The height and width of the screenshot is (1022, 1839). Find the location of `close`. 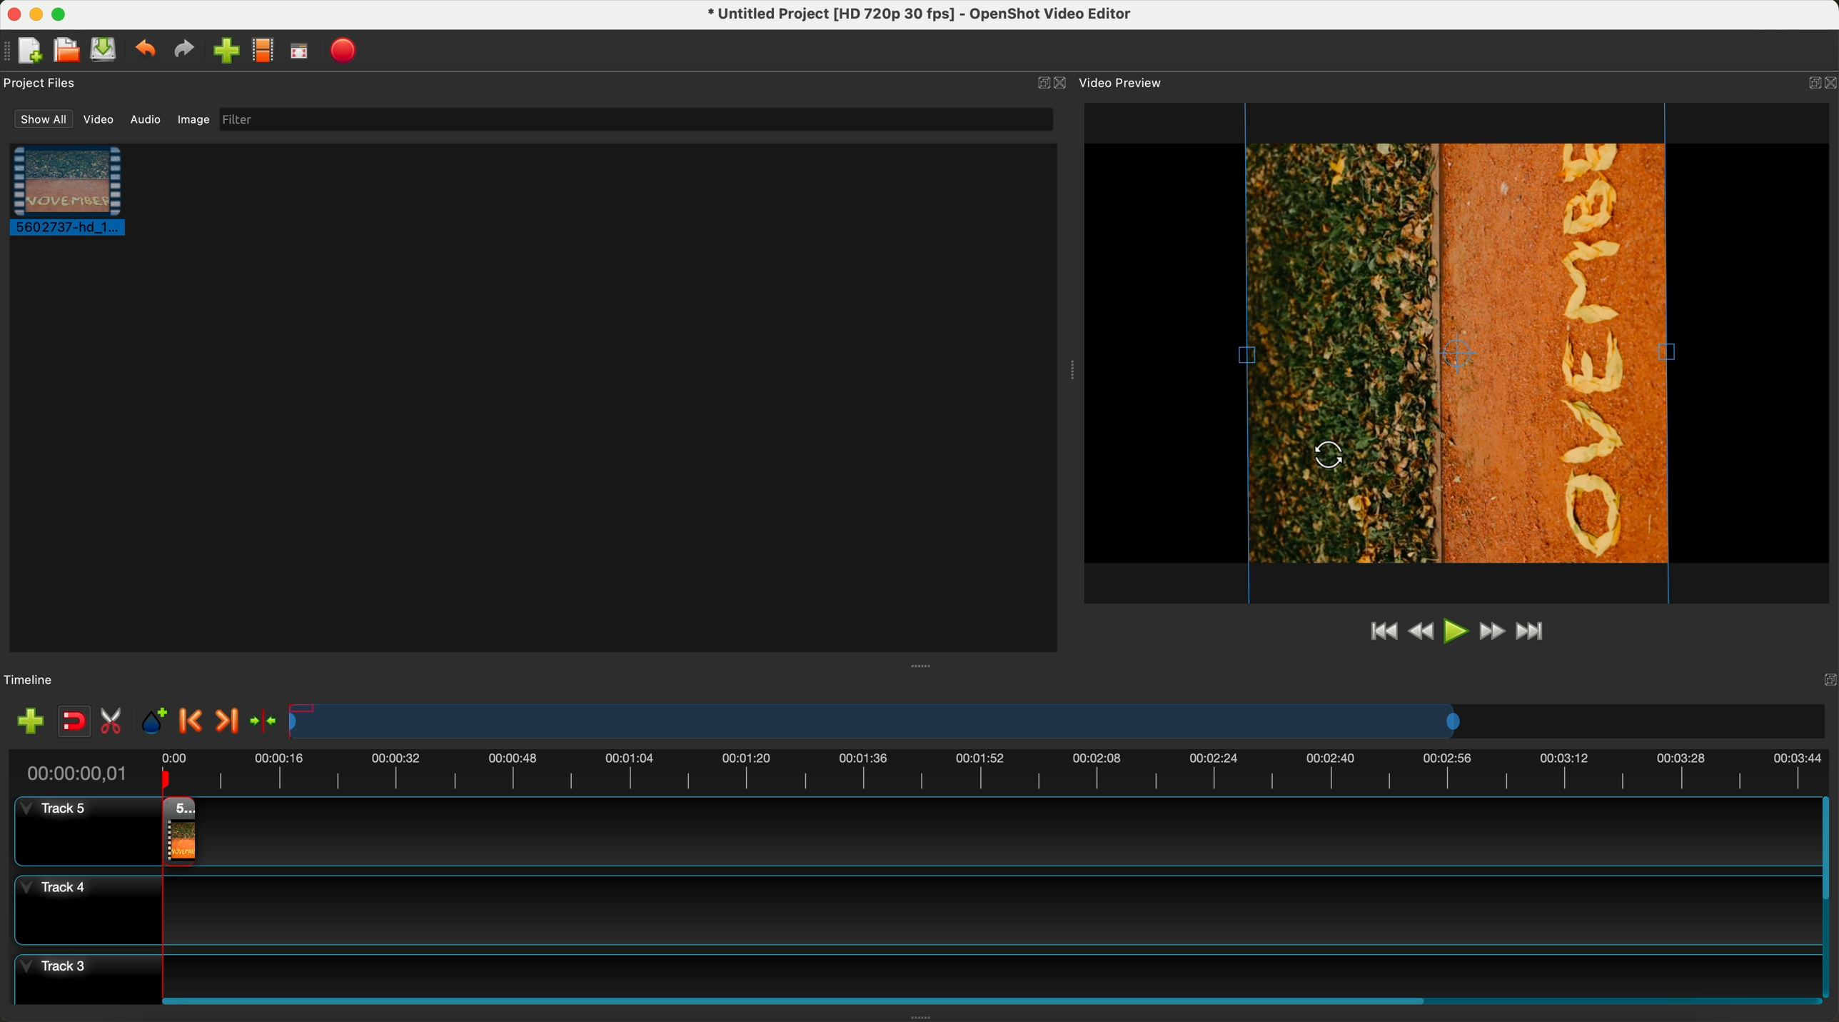

close is located at coordinates (1063, 84).